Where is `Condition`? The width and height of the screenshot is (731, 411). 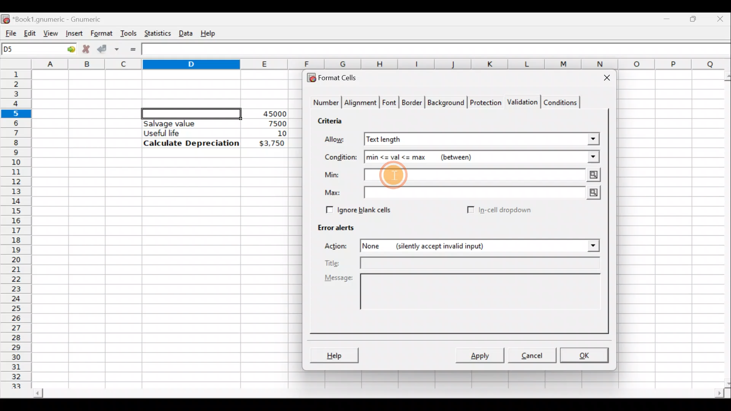
Condition is located at coordinates (340, 158).